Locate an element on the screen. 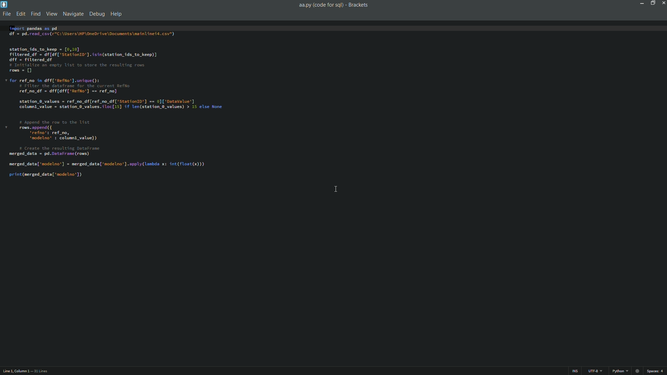 The height and width of the screenshot is (375, 667). find menu is located at coordinates (35, 15).